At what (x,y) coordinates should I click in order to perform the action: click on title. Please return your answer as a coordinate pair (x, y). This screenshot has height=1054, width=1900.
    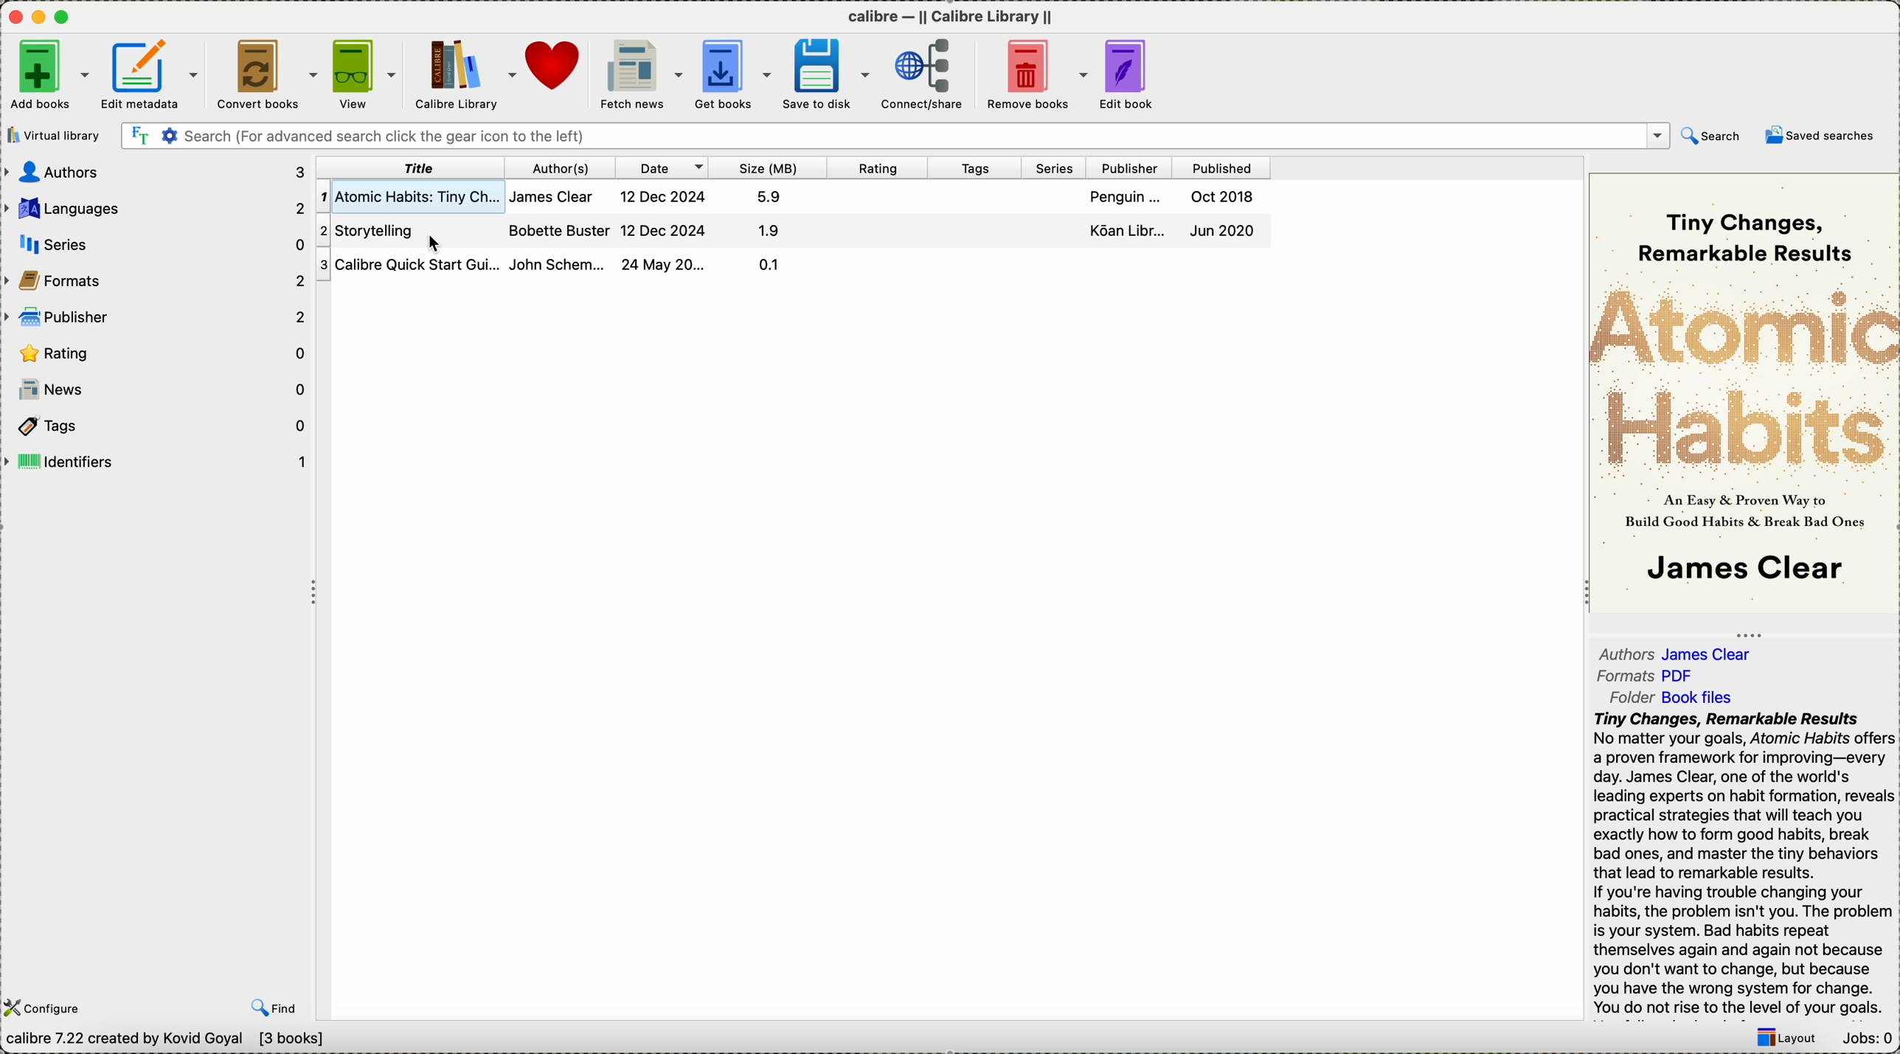
    Looking at the image, I should click on (409, 167).